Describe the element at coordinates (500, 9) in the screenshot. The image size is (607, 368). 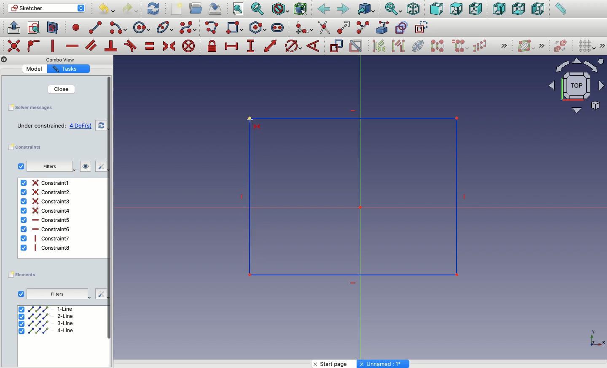
I see `Back` at that location.